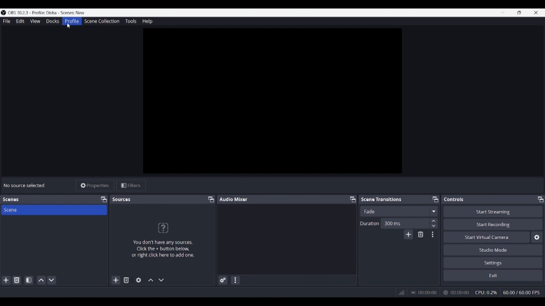 The width and height of the screenshot is (545, 306). Describe the element at coordinates (288, 199) in the screenshot. I see `Audio Mixer` at that location.